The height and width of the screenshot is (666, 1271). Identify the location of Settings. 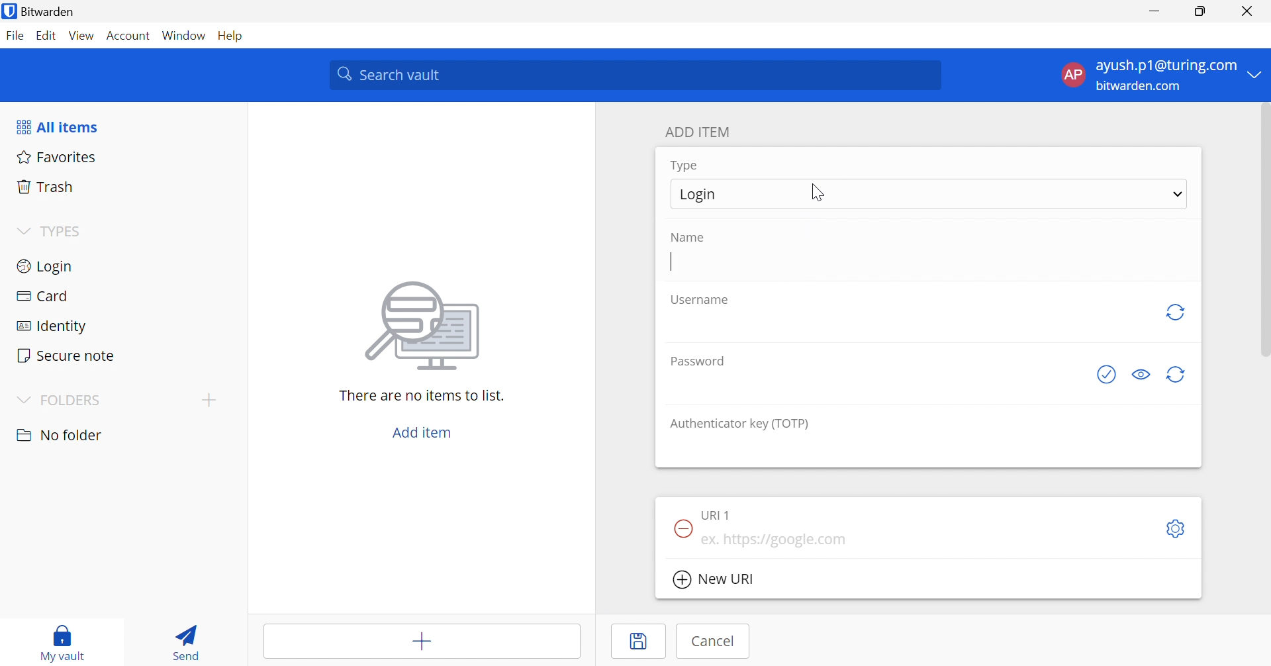
(1175, 528).